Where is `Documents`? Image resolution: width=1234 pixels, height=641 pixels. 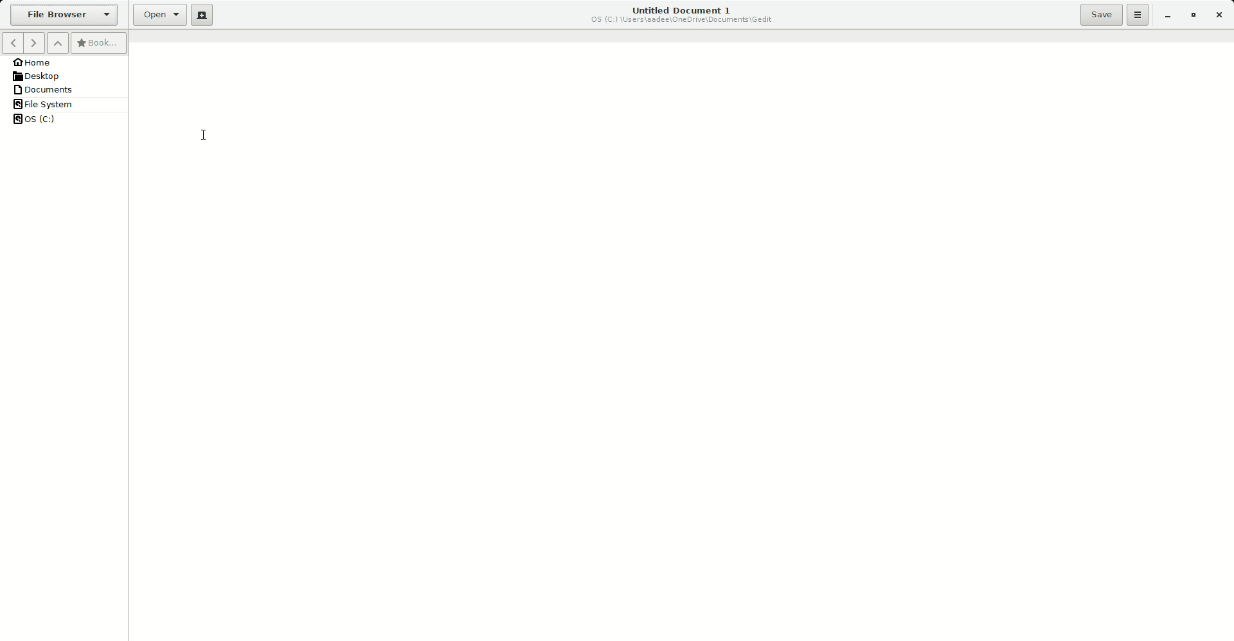 Documents is located at coordinates (45, 89).